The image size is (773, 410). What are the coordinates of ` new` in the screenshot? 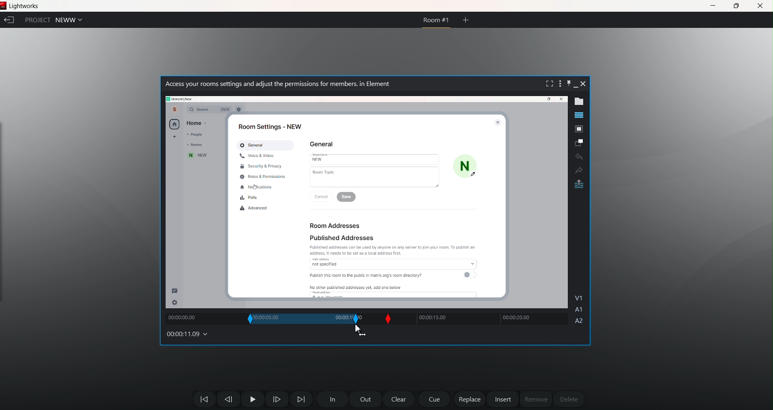 It's located at (198, 156).